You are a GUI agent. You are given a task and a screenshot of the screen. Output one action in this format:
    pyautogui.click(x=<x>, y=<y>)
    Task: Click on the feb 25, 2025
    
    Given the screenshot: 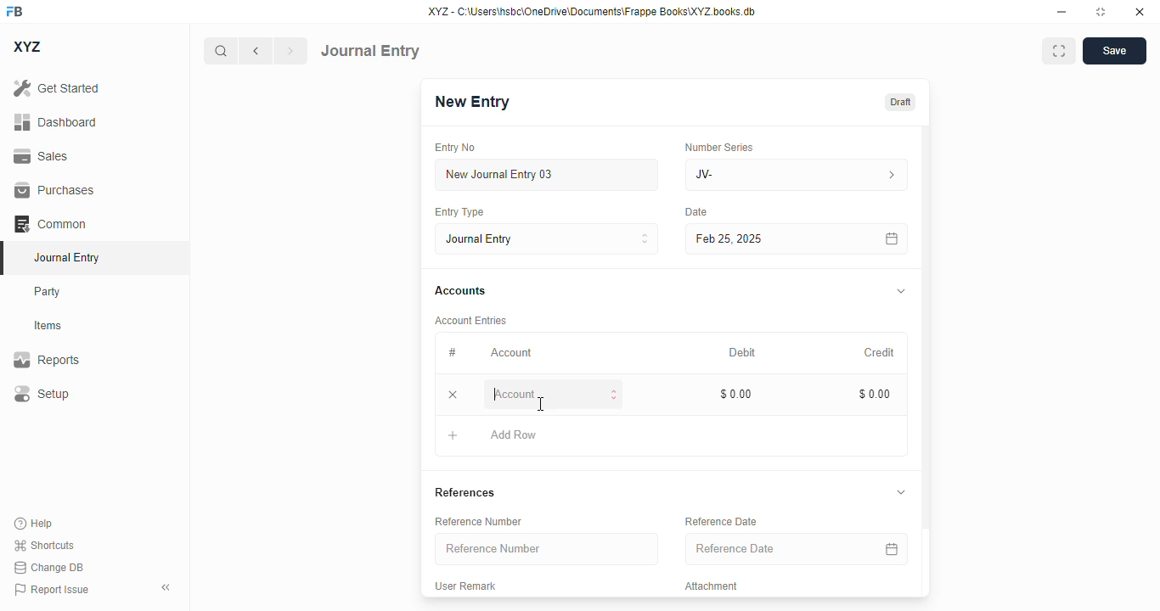 What is the action you would take?
    pyautogui.click(x=773, y=239)
    